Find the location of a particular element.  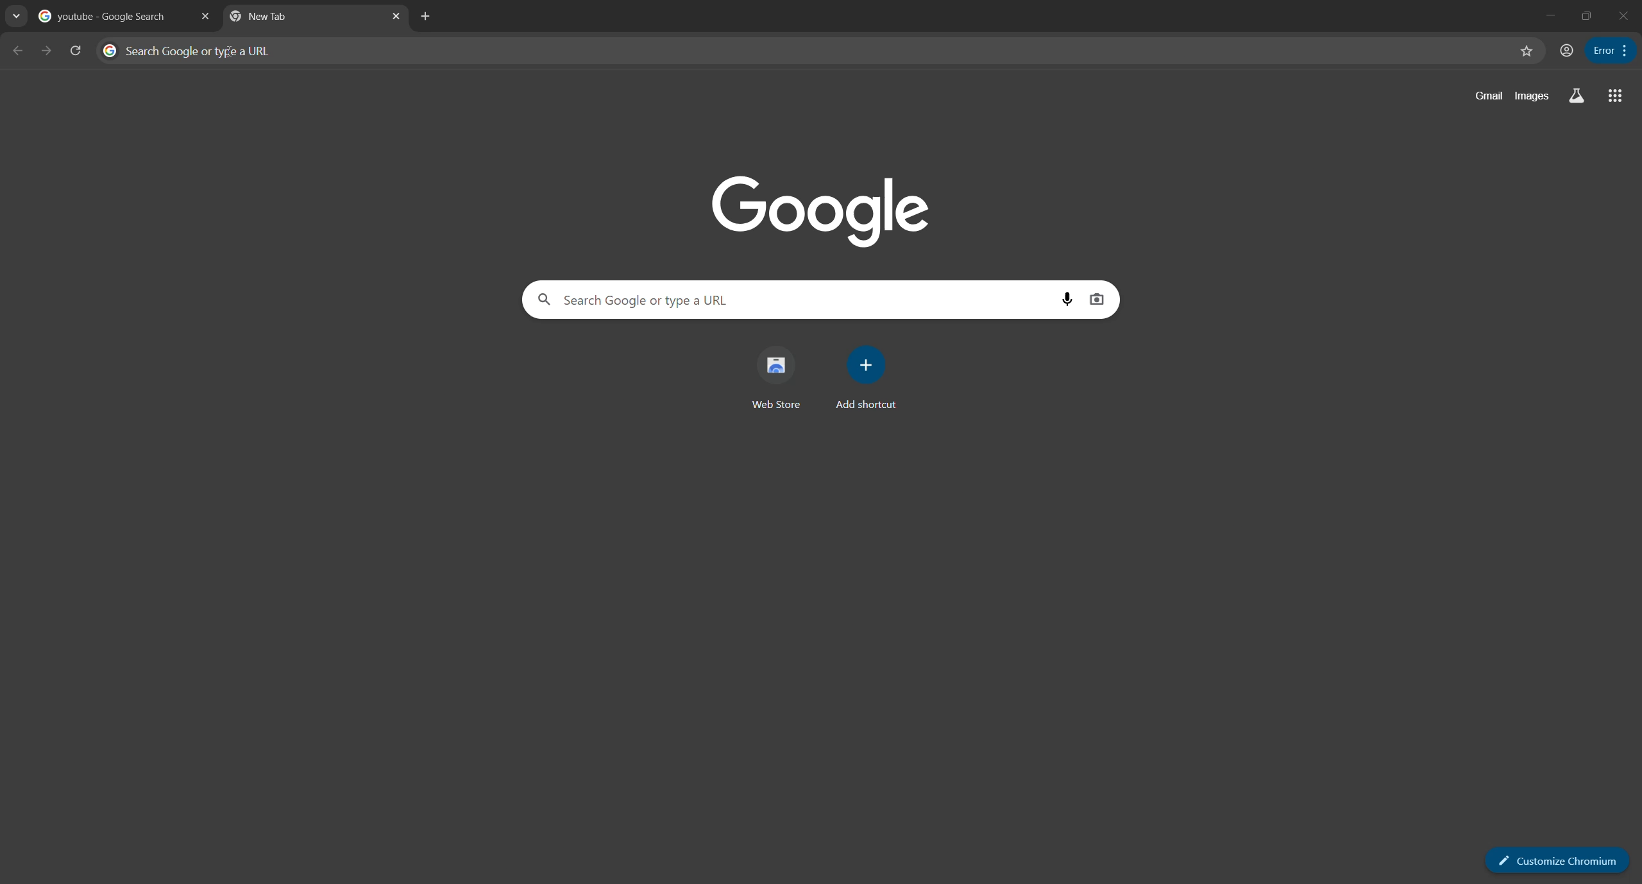

address bar is located at coordinates (804, 49).